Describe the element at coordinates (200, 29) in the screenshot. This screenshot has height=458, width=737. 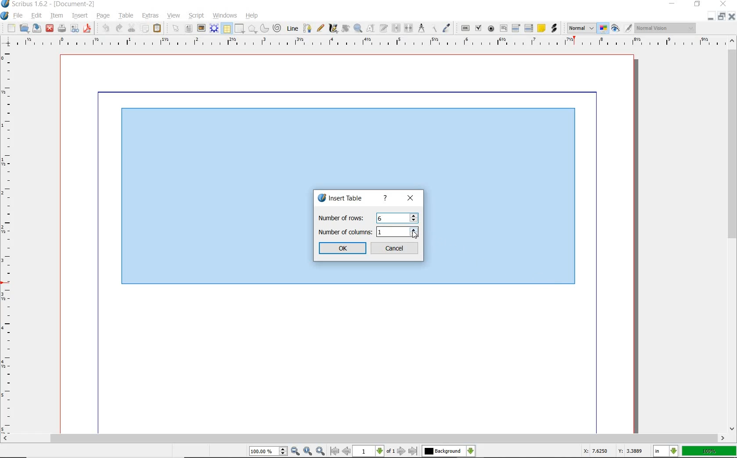
I see `image frame` at that location.